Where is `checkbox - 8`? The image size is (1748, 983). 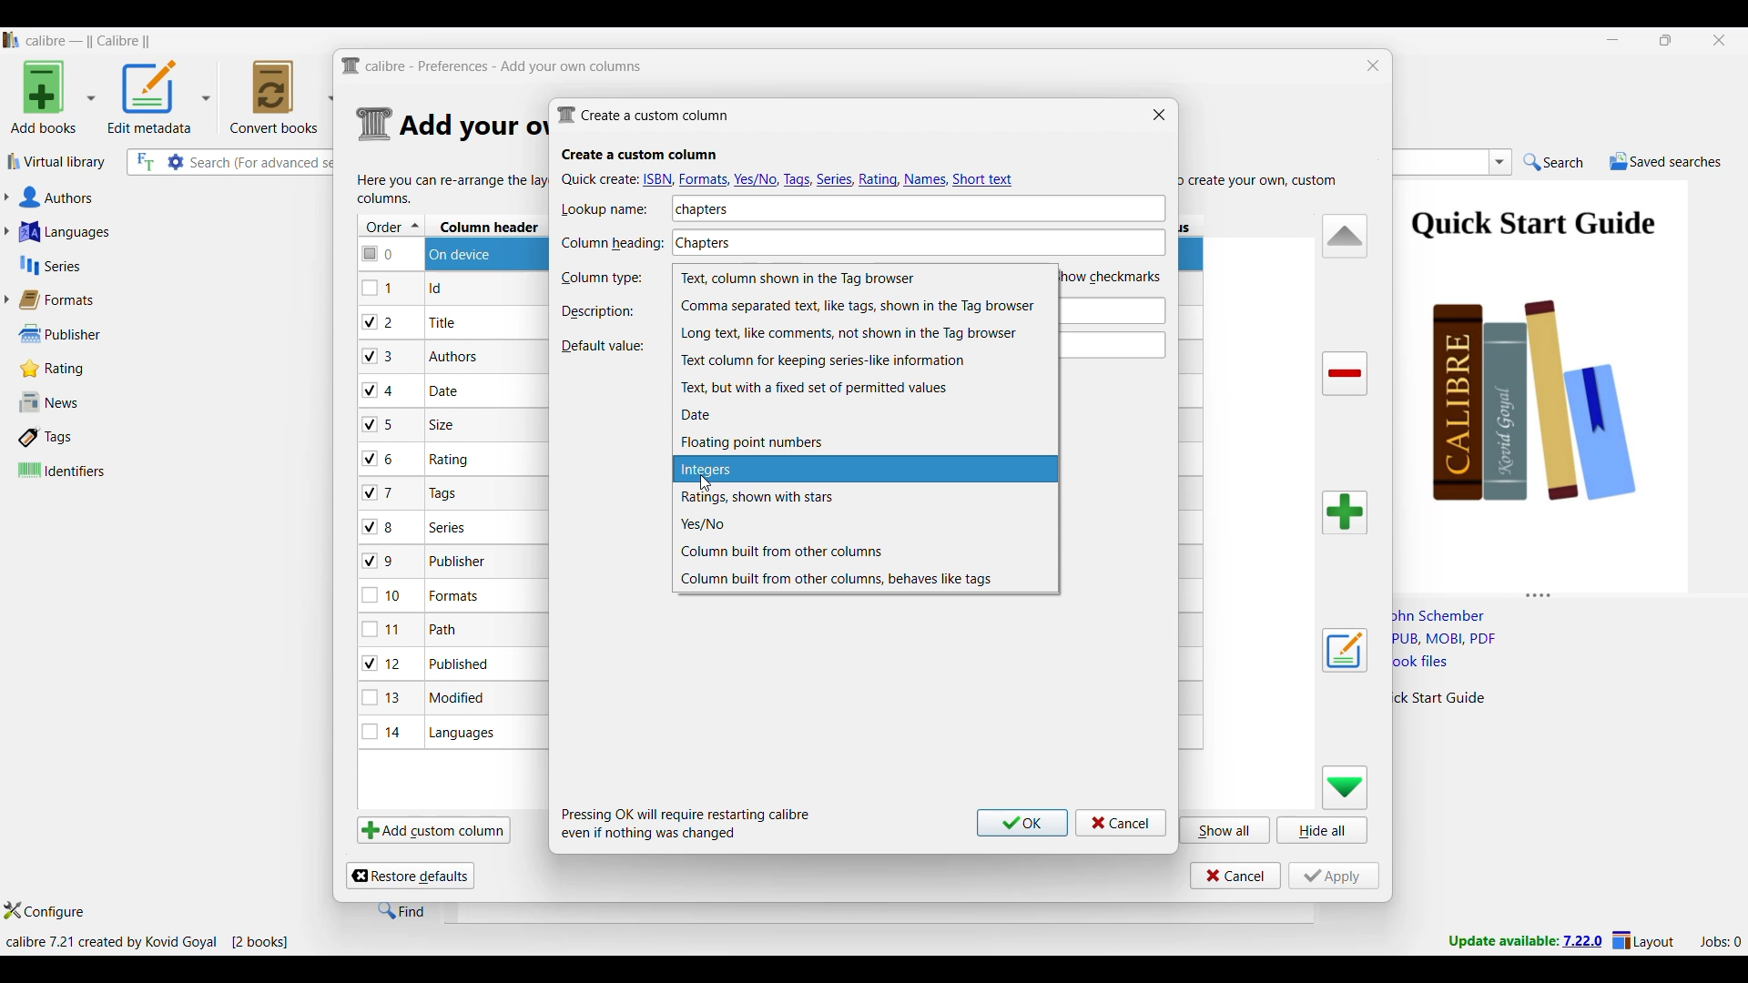
checkbox - 8 is located at coordinates (380, 525).